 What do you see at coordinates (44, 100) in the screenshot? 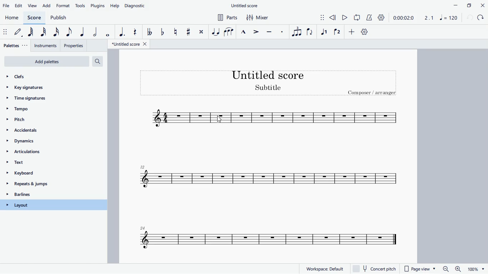
I see `time signatures` at bounding box center [44, 100].